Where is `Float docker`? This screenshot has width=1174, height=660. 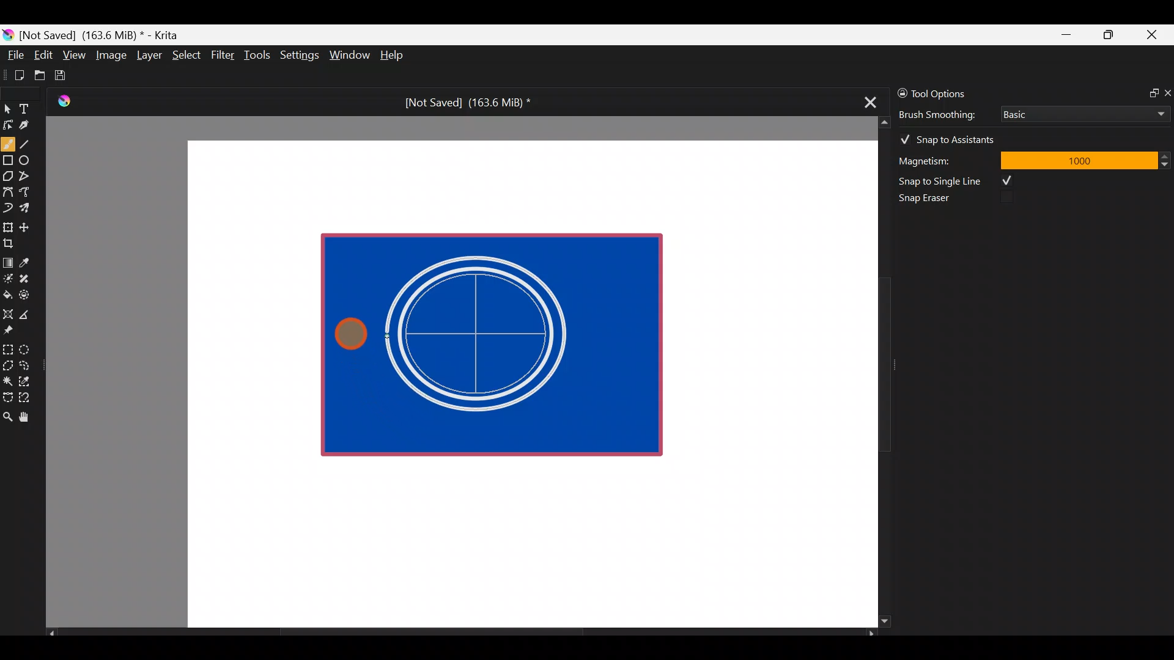
Float docker is located at coordinates (1148, 92).